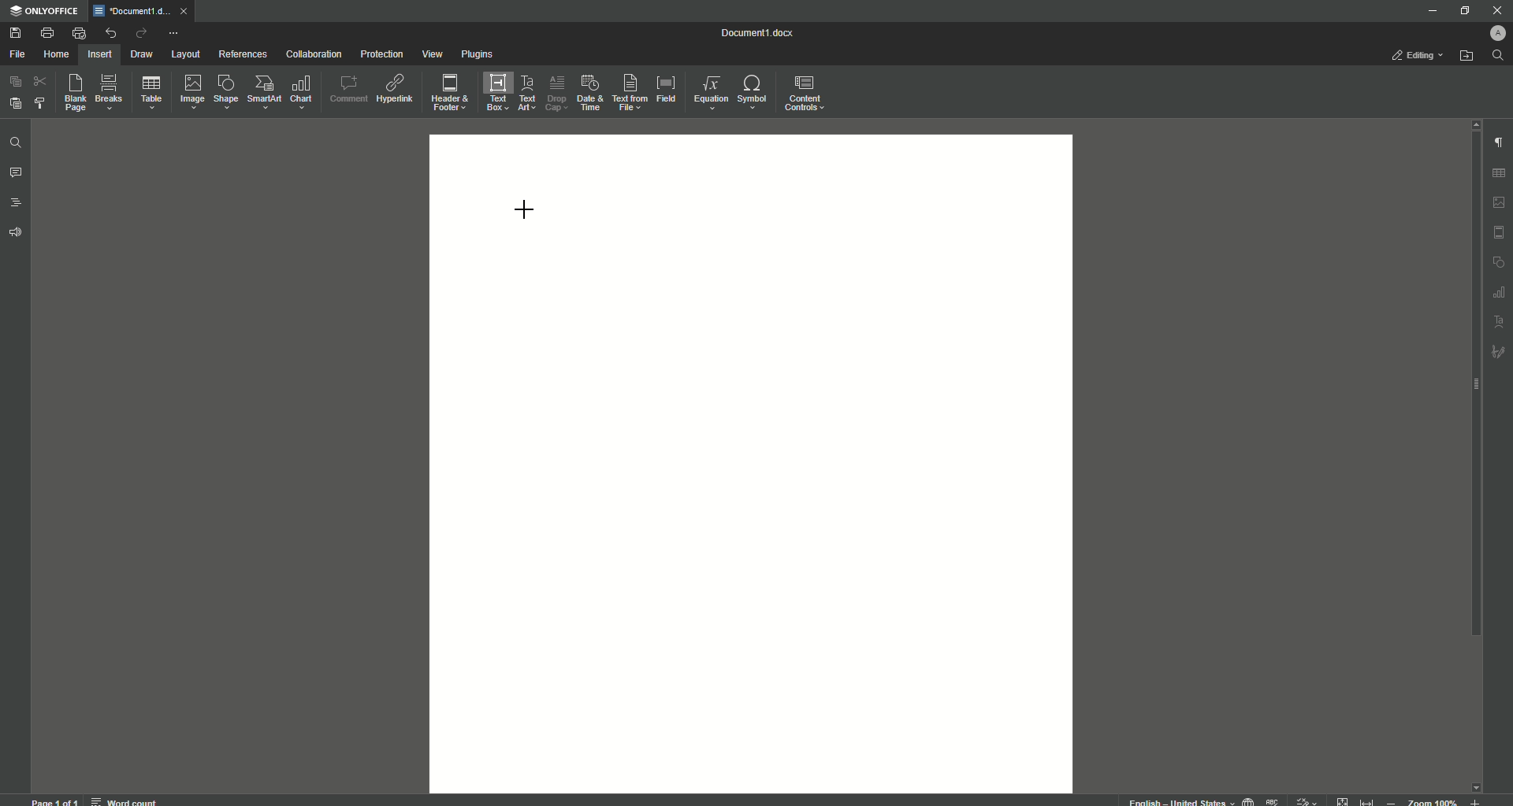  What do you see at coordinates (15, 144) in the screenshot?
I see `Find` at bounding box center [15, 144].